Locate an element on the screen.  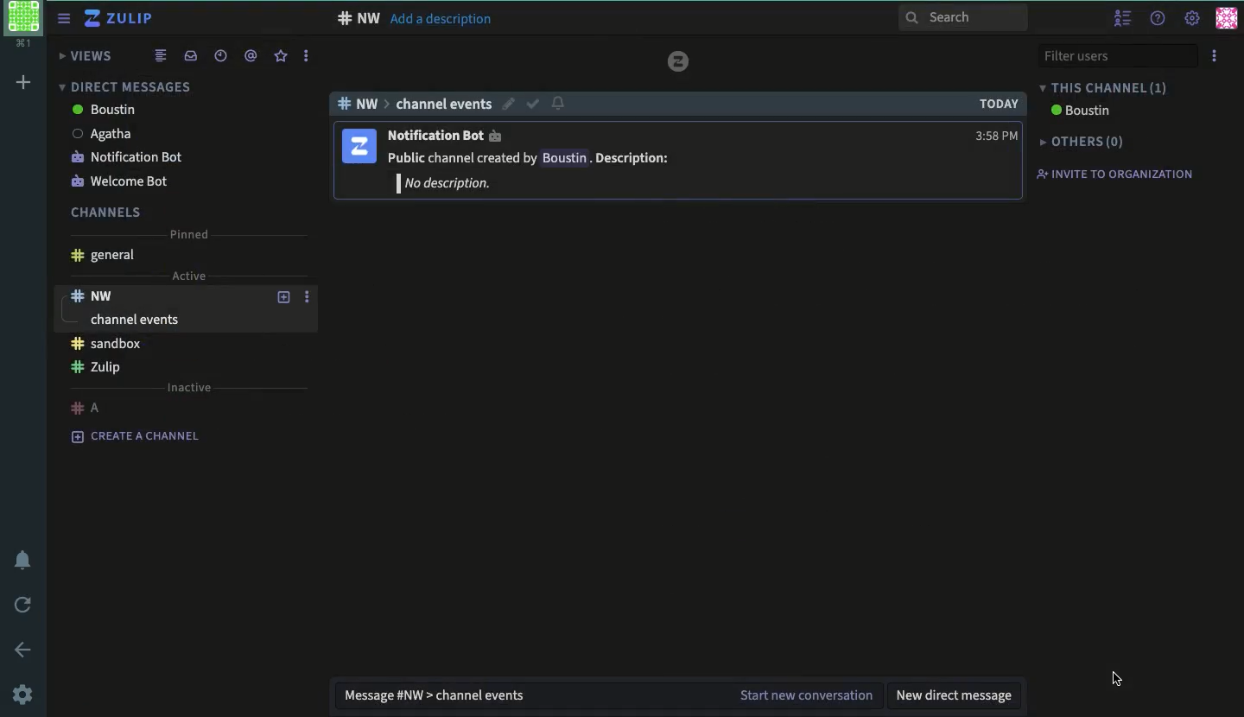
add workspace is located at coordinates (24, 84).